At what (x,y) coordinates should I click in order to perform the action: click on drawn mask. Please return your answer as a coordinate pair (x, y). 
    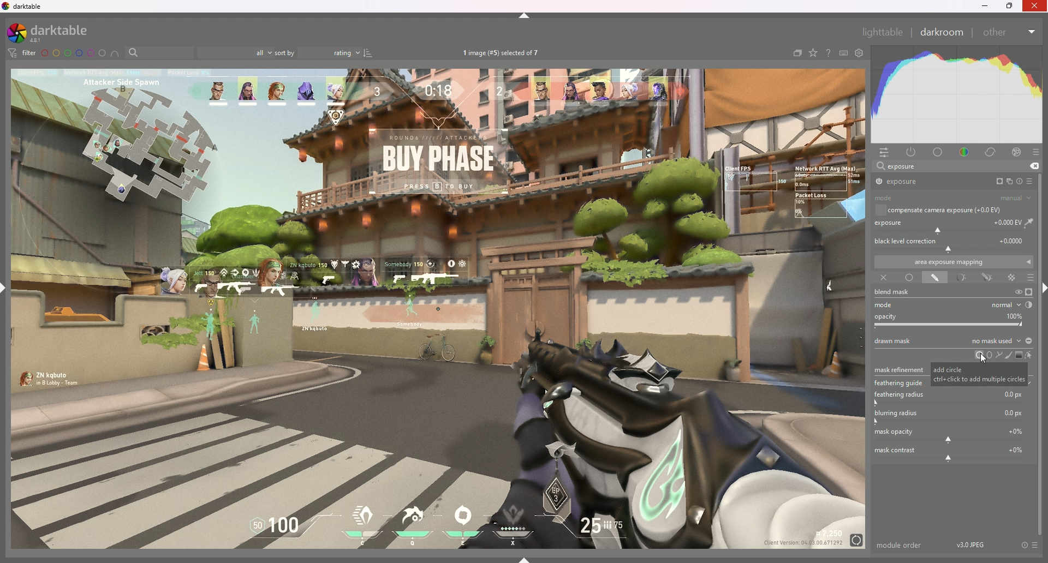
    Looking at the image, I should click on (953, 340).